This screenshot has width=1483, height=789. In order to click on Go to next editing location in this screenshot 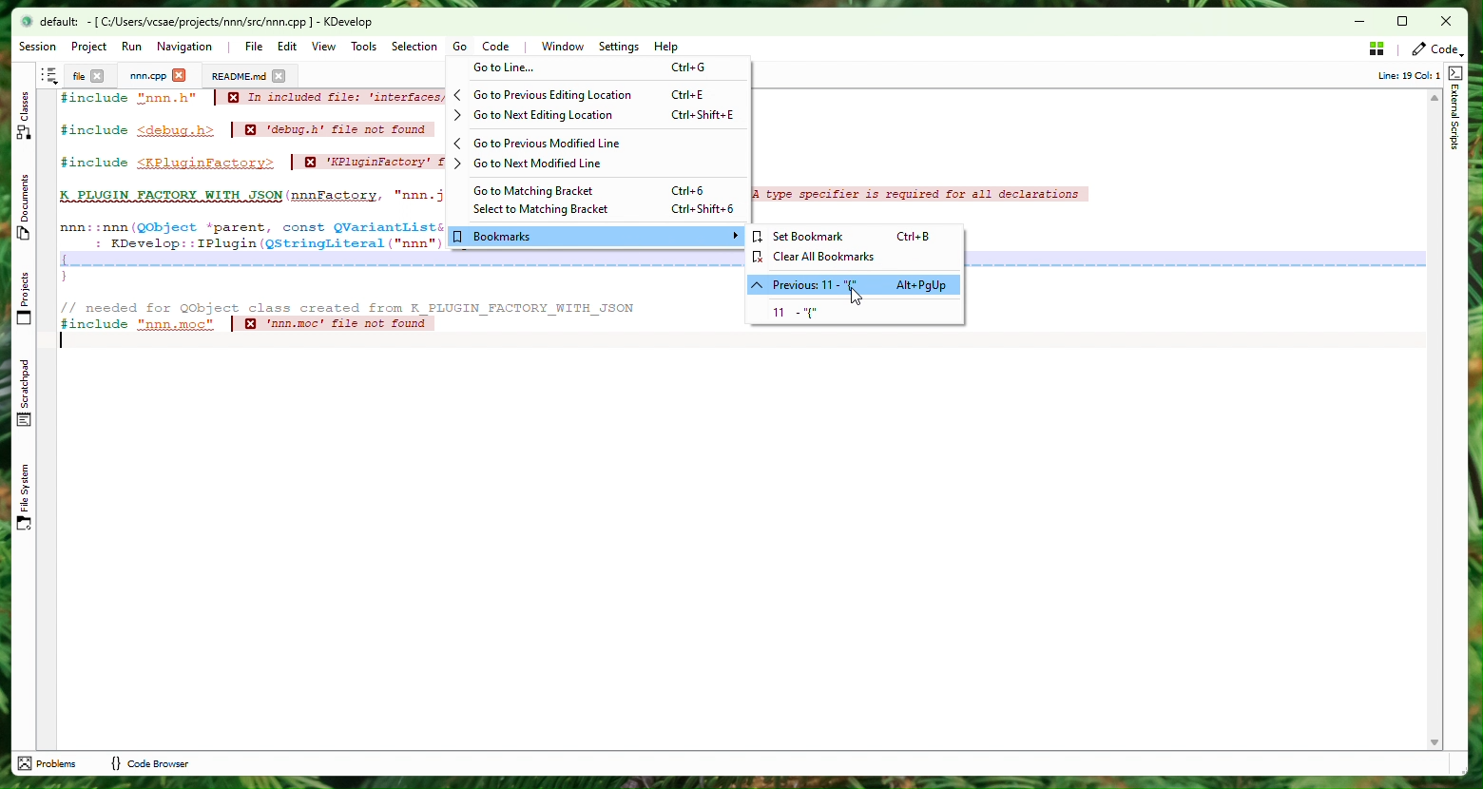, I will do `click(597, 114)`.